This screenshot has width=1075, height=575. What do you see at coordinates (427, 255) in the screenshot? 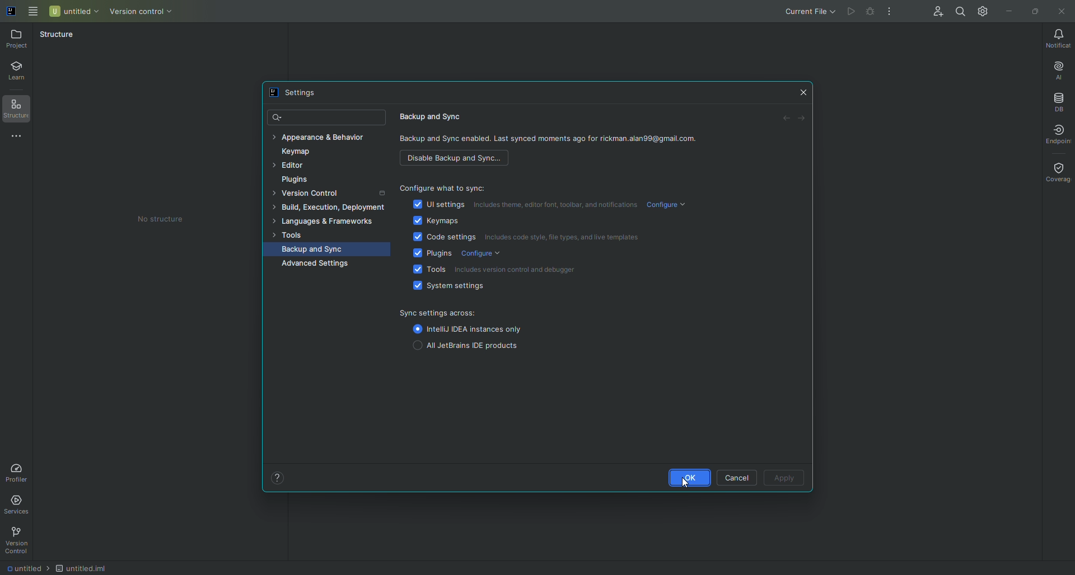
I see `Plugins` at bounding box center [427, 255].